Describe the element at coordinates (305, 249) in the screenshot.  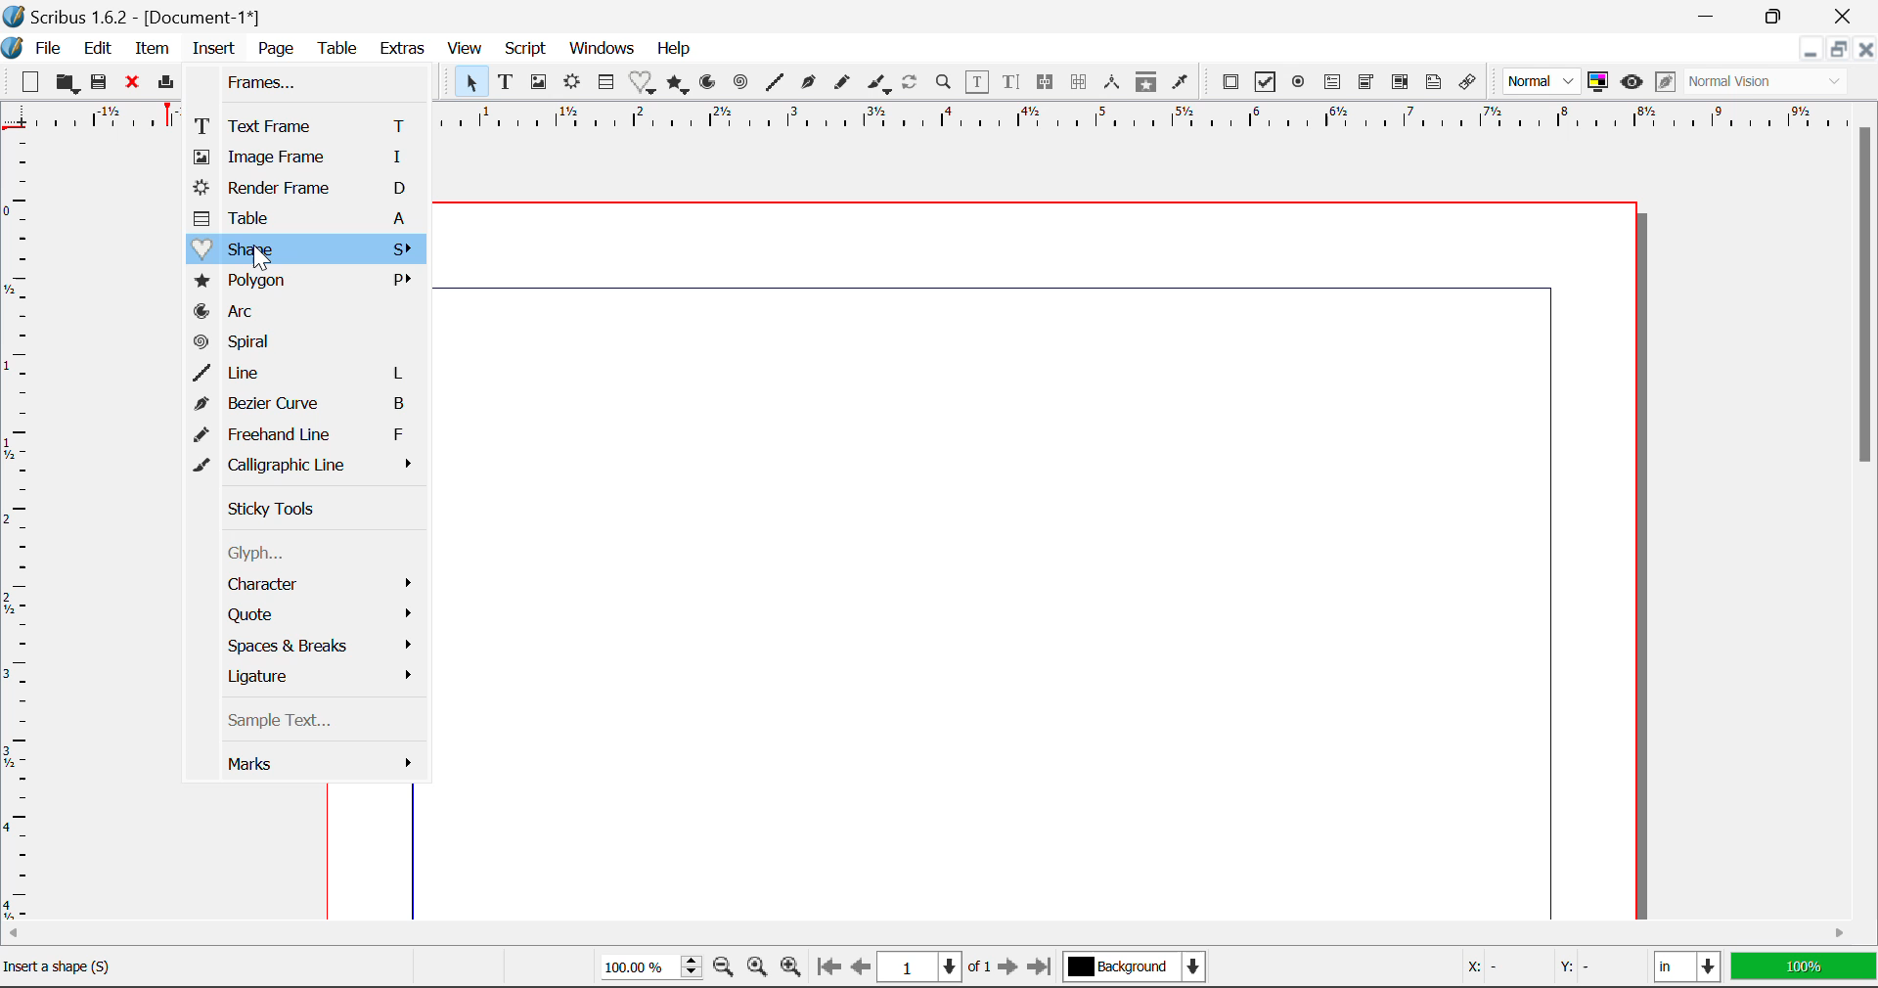
I see `Shape` at that location.